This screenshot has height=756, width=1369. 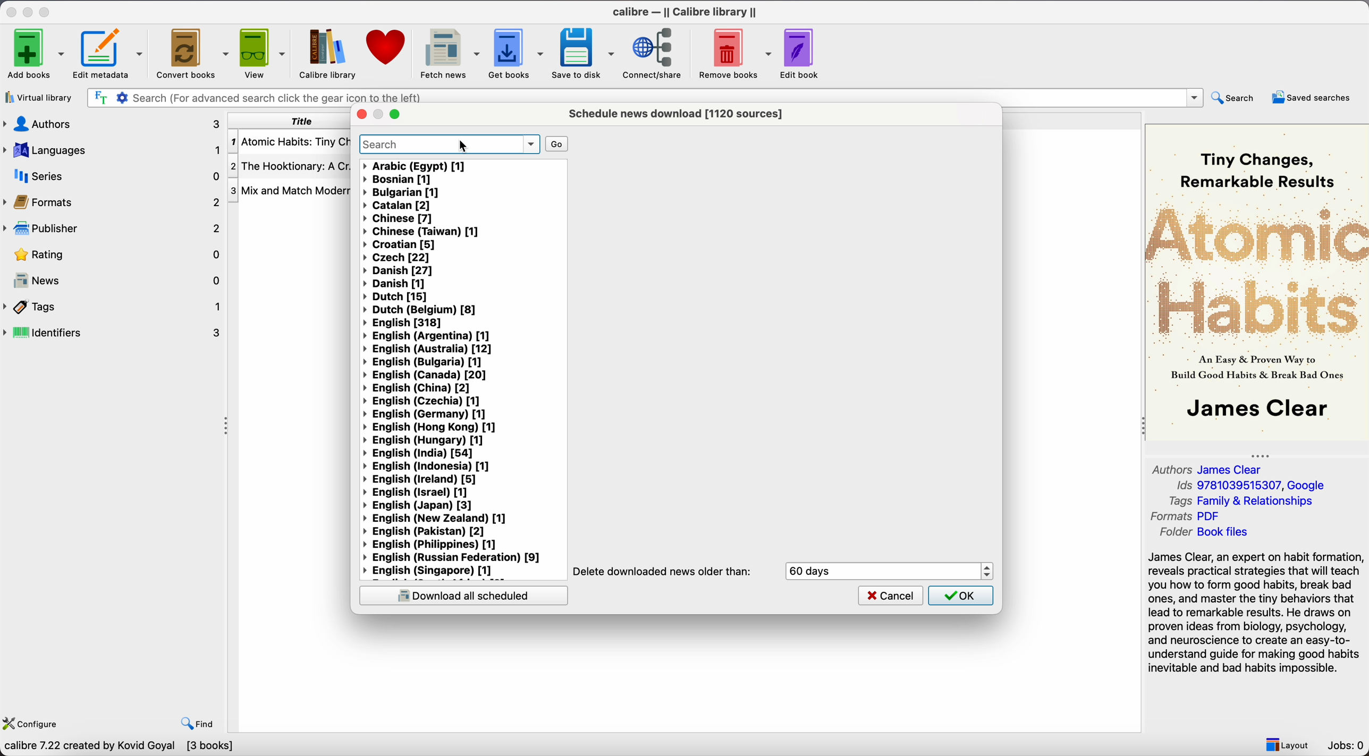 I want to click on English (Czechia) [1], so click(x=422, y=402).